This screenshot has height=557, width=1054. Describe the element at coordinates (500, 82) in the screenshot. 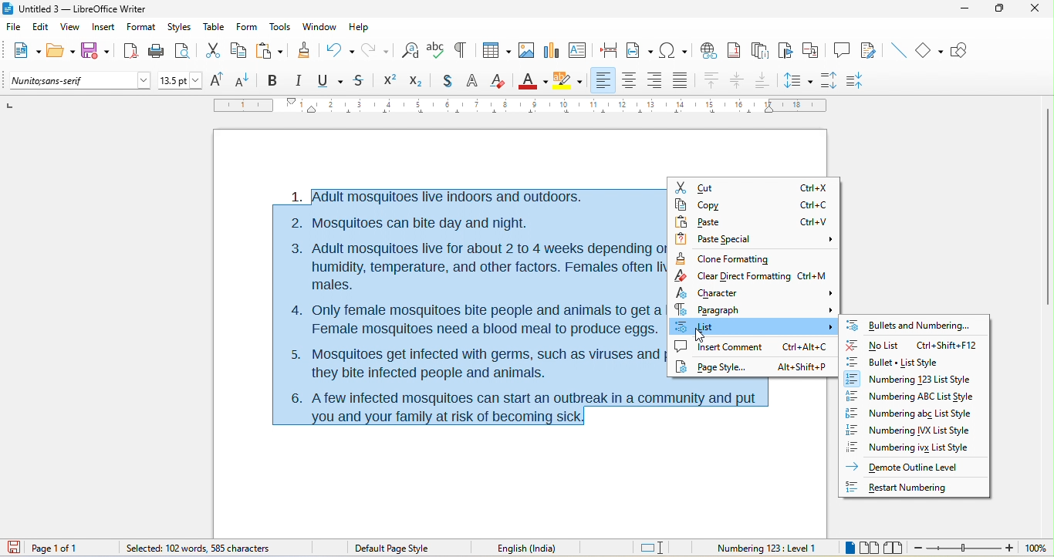

I see `clear direct formatting` at that location.